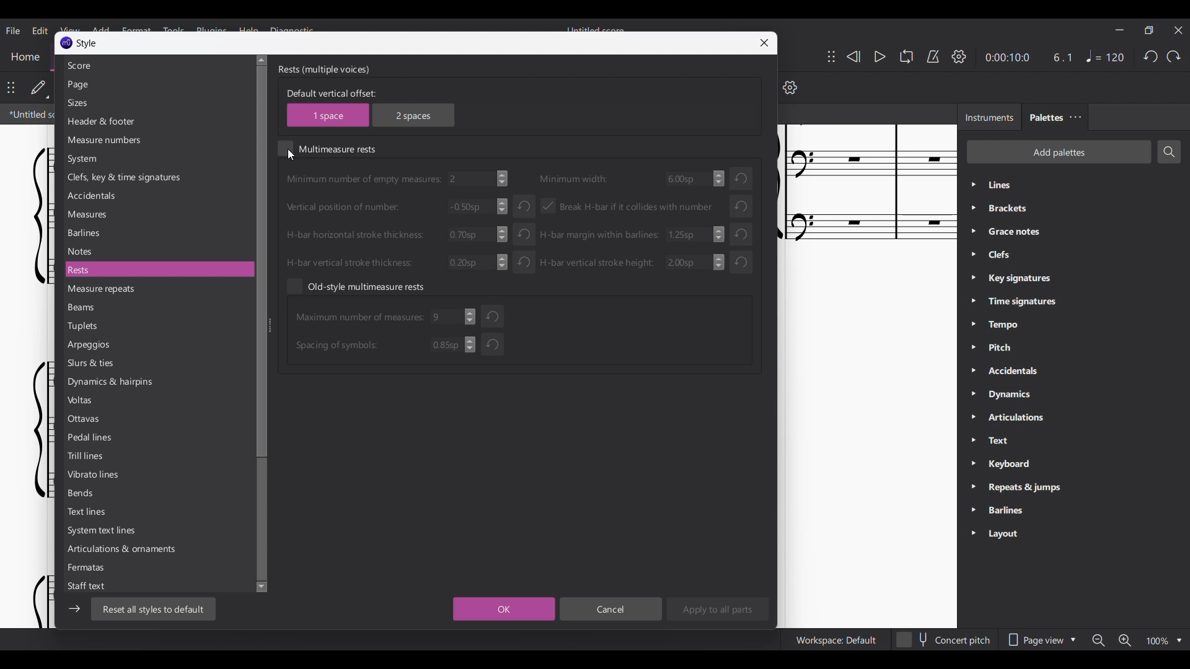 The height and width of the screenshot is (669, 1190). Describe the element at coordinates (157, 252) in the screenshot. I see `Notes` at that location.